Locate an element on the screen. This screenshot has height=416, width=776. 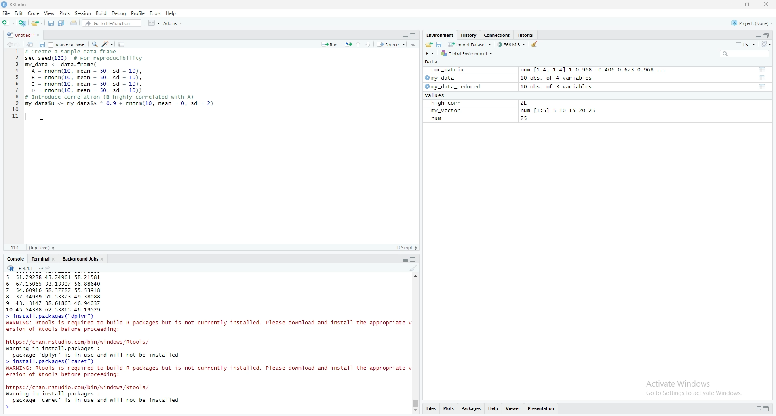
share is located at coordinates (31, 44).